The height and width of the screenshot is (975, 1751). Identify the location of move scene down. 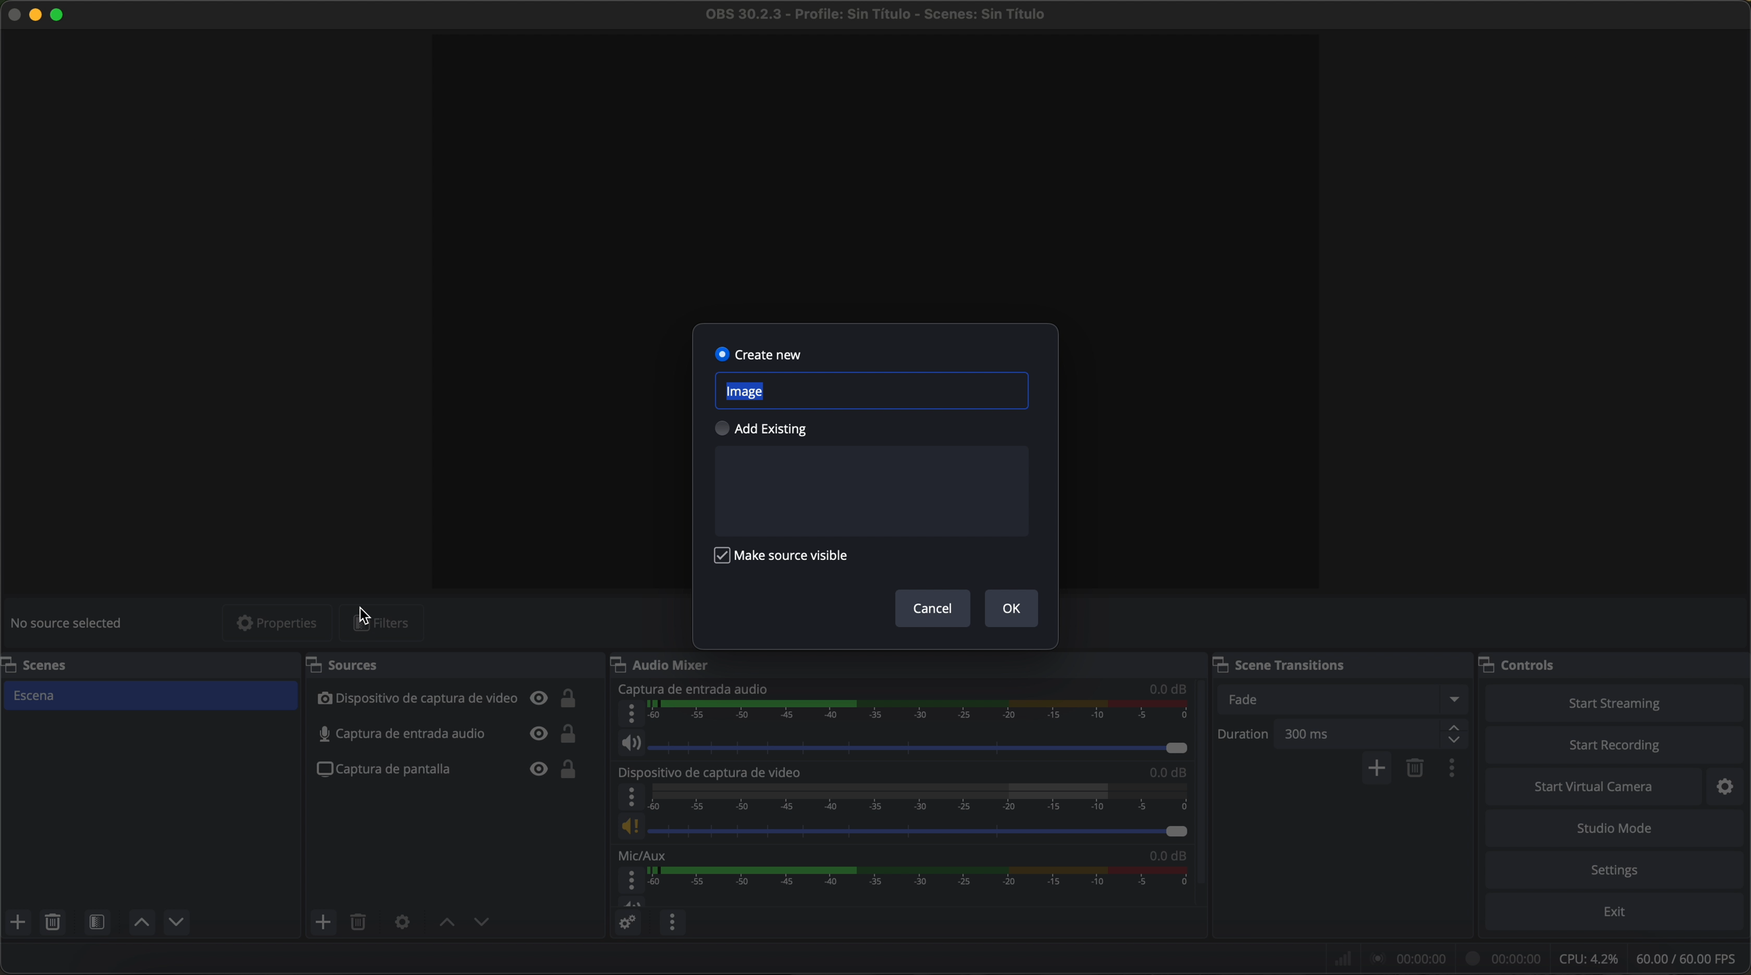
(177, 924).